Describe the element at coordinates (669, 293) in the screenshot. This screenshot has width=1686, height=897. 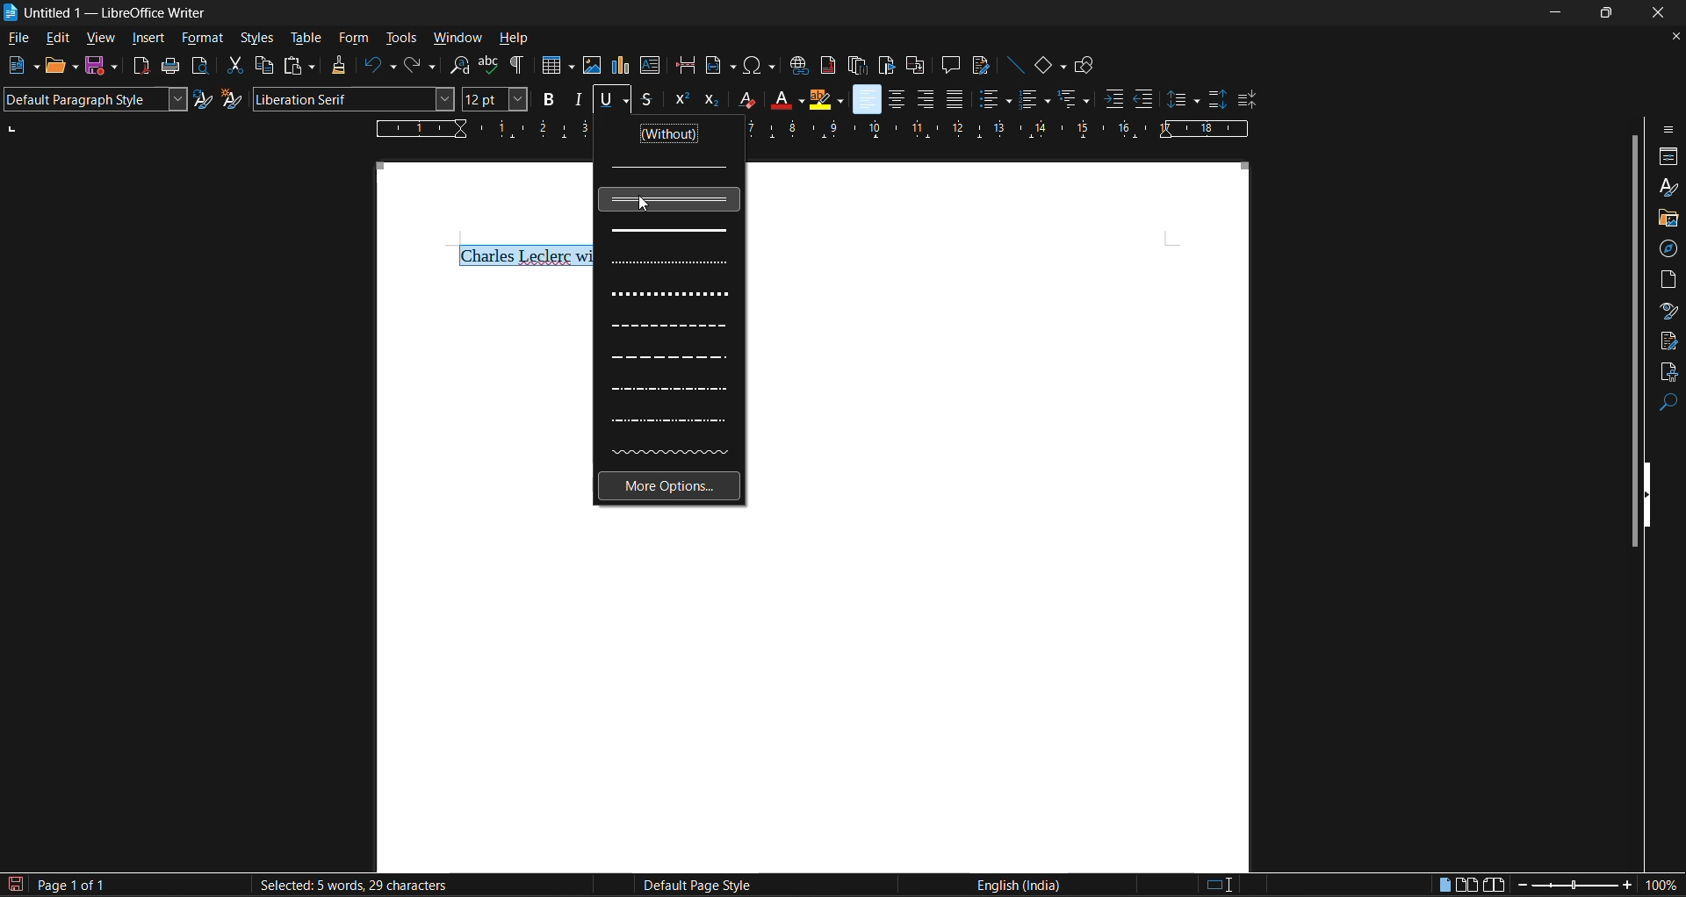
I see `dotted bold` at that location.